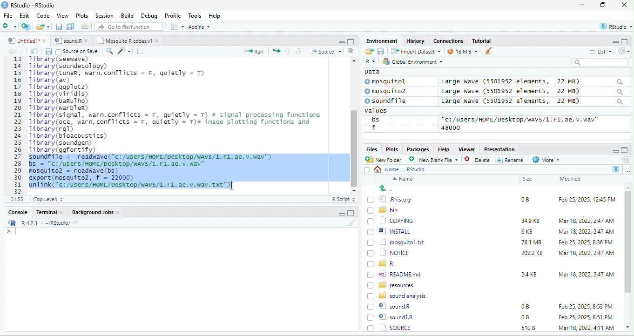  Describe the element at coordinates (82, 15) in the screenshot. I see `Plots` at that location.